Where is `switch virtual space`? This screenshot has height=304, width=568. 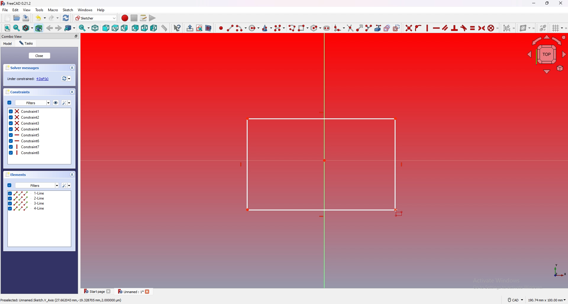 switch virtual space is located at coordinates (543, 28).